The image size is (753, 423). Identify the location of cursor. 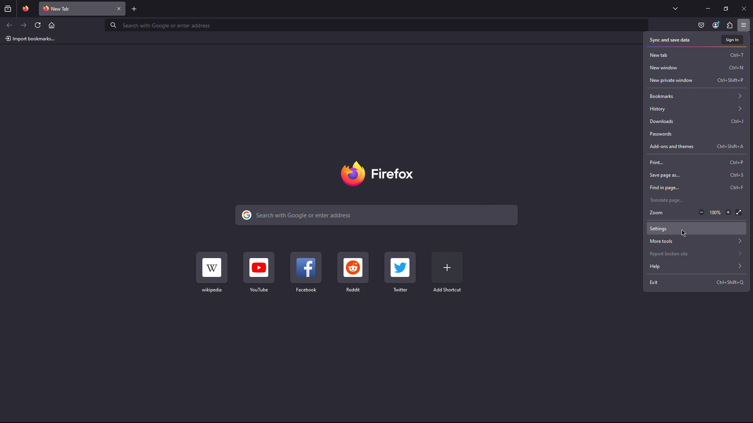
(684, 233).